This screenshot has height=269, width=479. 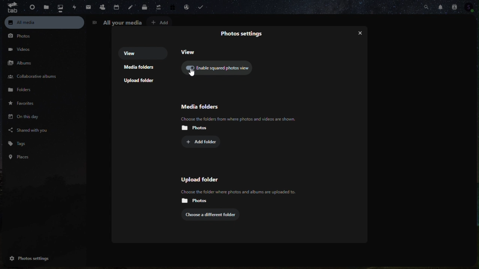 I want to click on calendar, so click(x=117, y=7).